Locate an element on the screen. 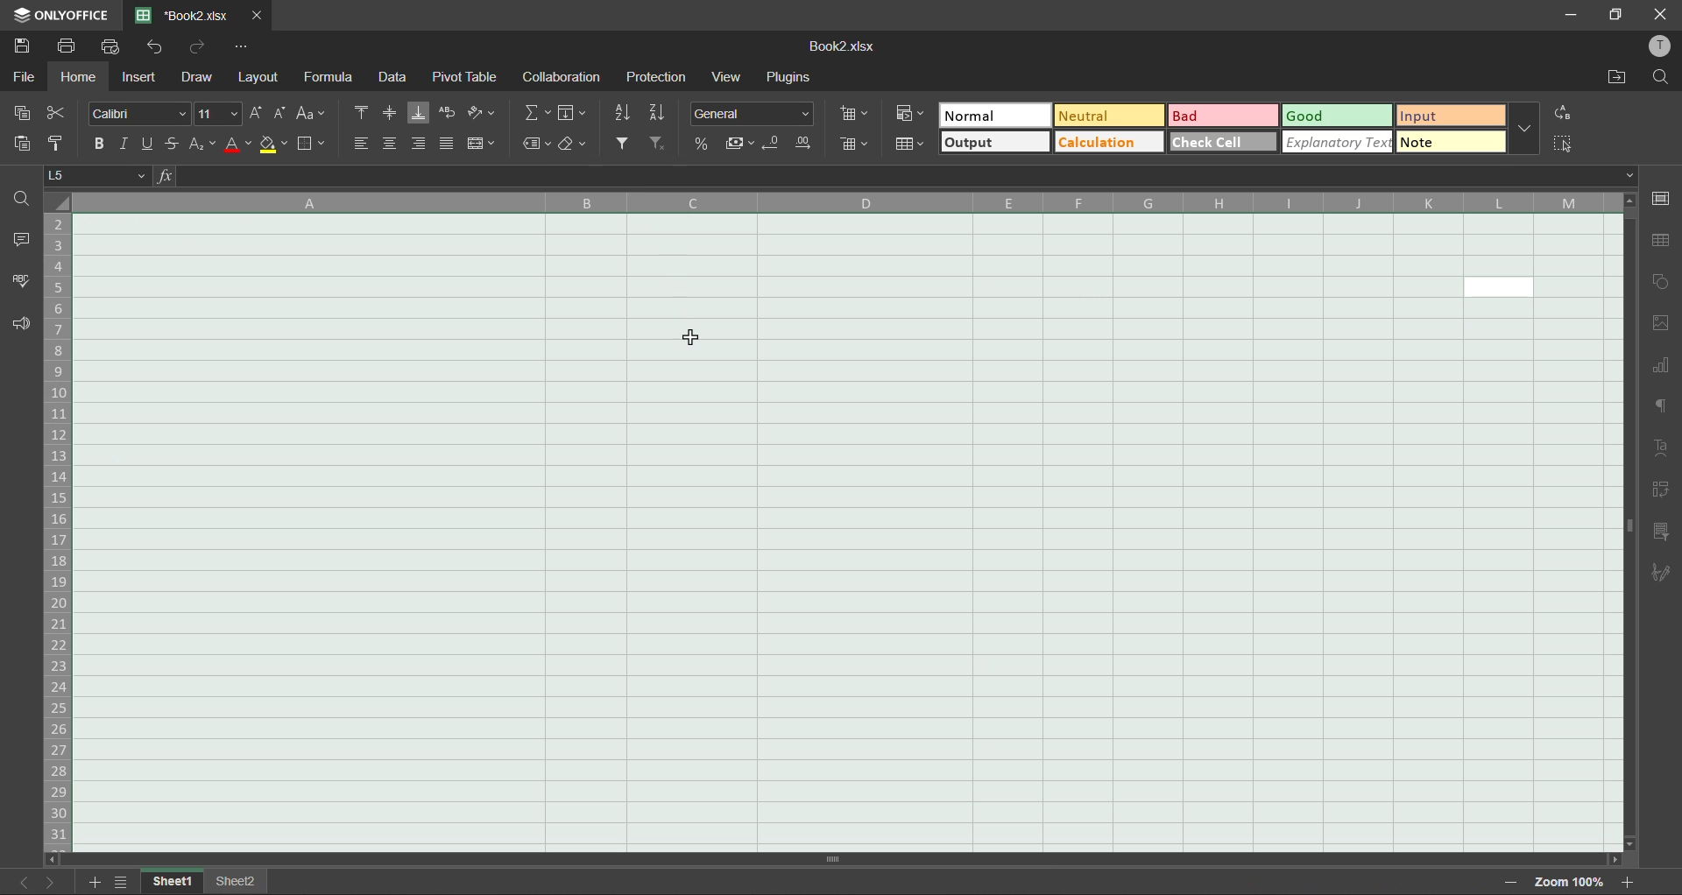 The height and width of the screenshot is (895, 1682). text is located at coordinates (1662, 447).